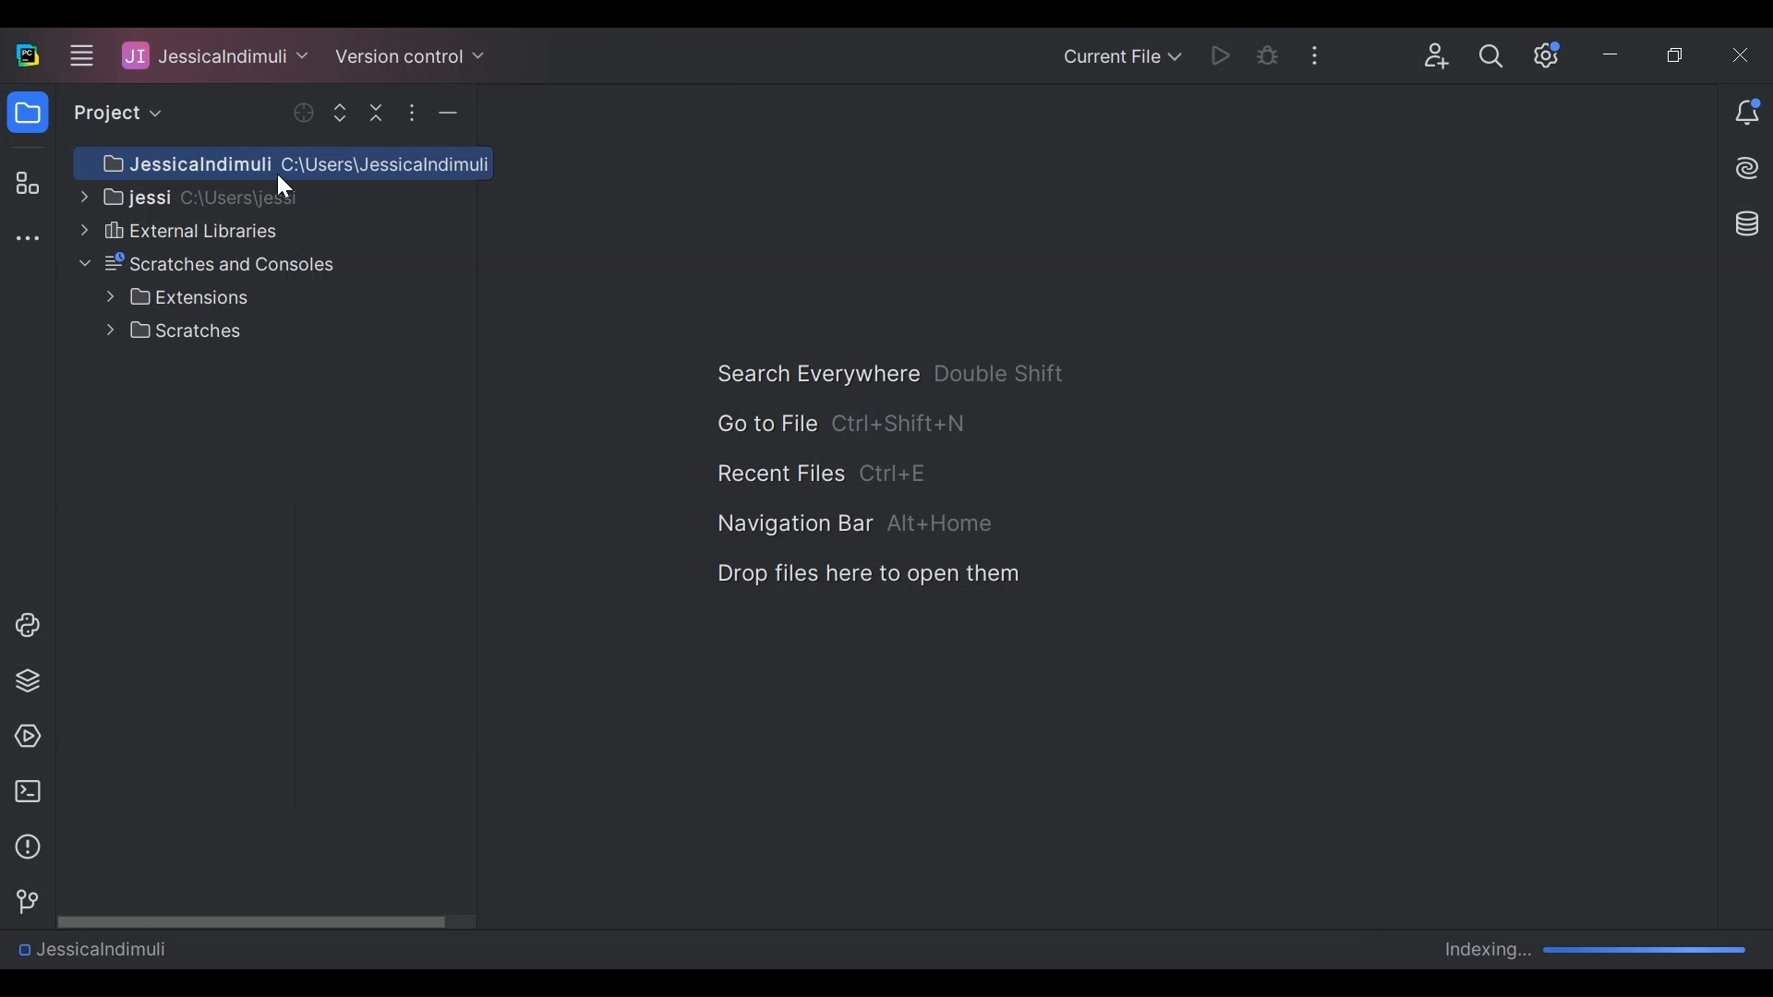 The height and width of the screenshot is (997, 1773). What do you see at coordinates (900, 422) in the screenshot?
I see `shortcut` at bounding box center [900, 422].